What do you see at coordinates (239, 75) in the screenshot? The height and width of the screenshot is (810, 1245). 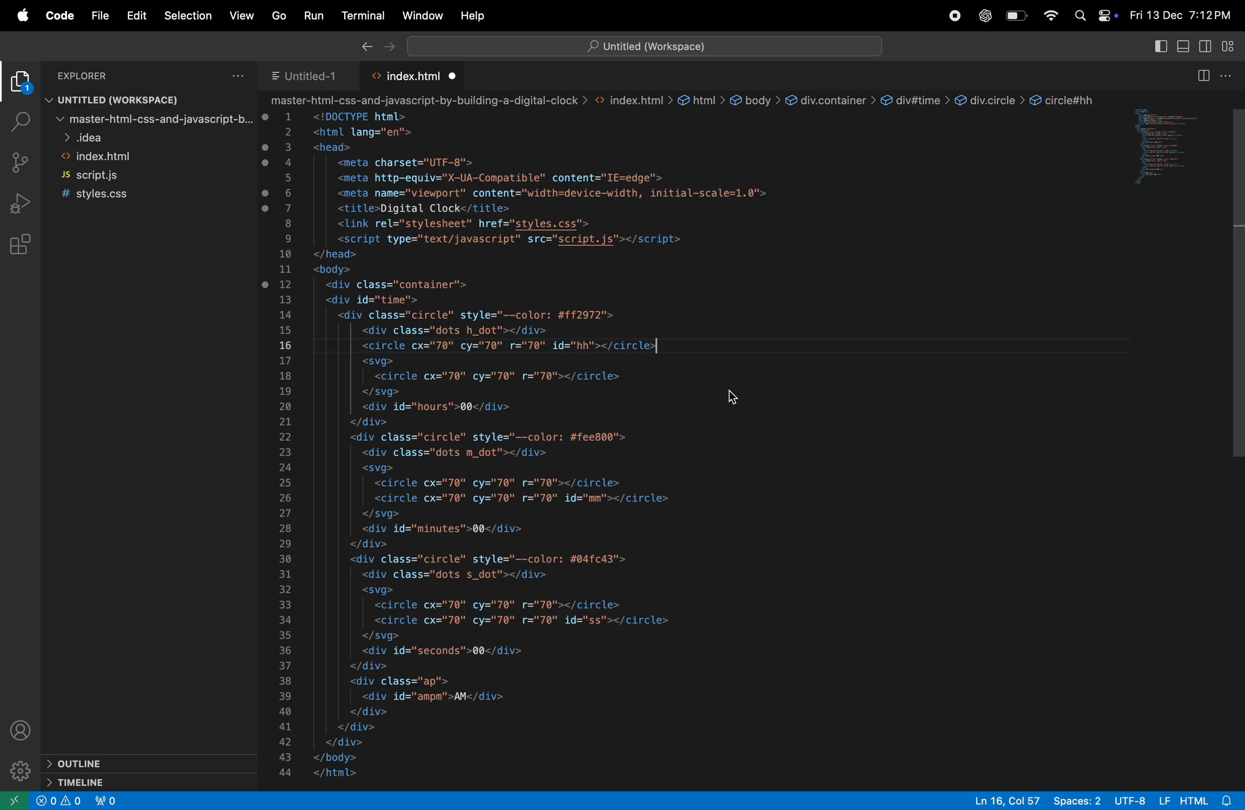 I see `options` at bounding box center [239, 75].